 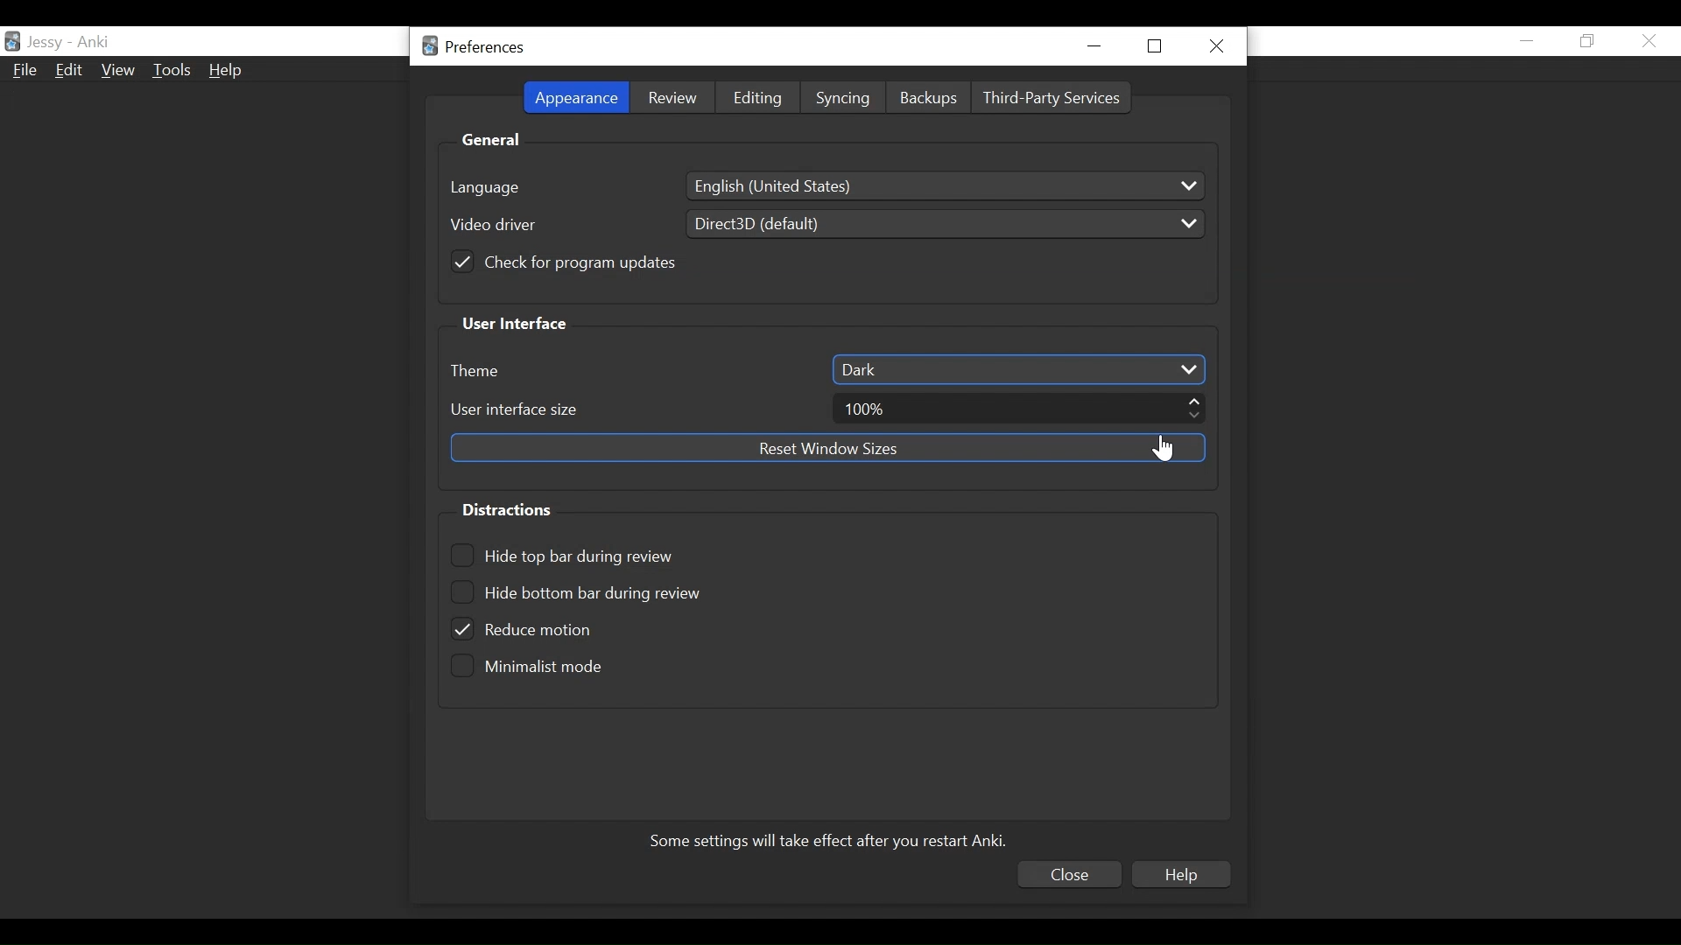 What do you see at coordinates (172, 69) in the screenshot?
I see `Tools` at bounding box center [172, 69].